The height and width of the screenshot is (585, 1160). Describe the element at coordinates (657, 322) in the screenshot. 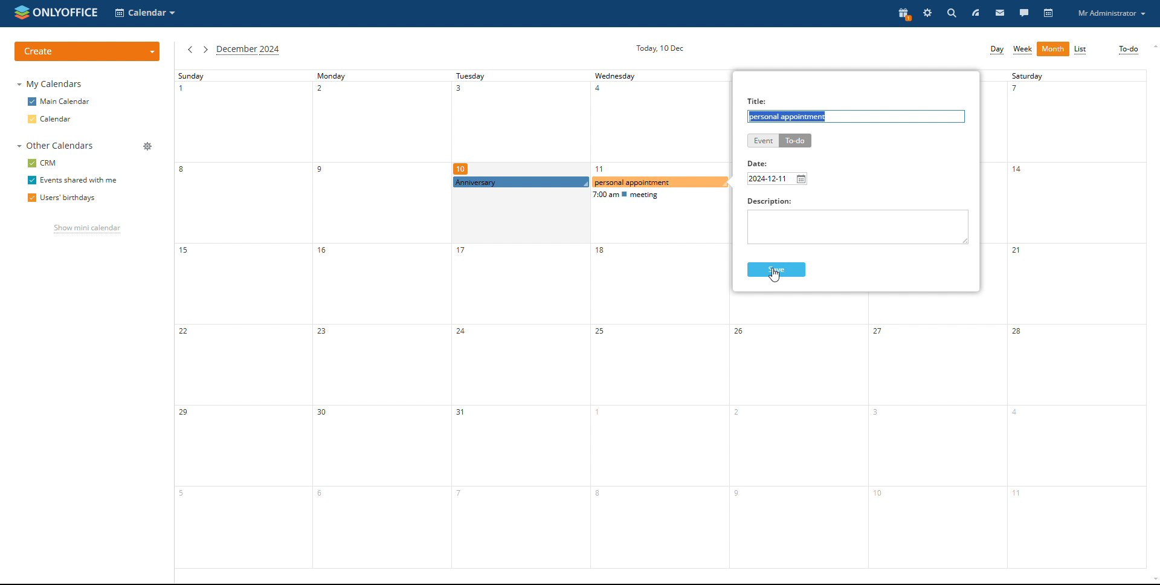

I see `wednesday` at that location.